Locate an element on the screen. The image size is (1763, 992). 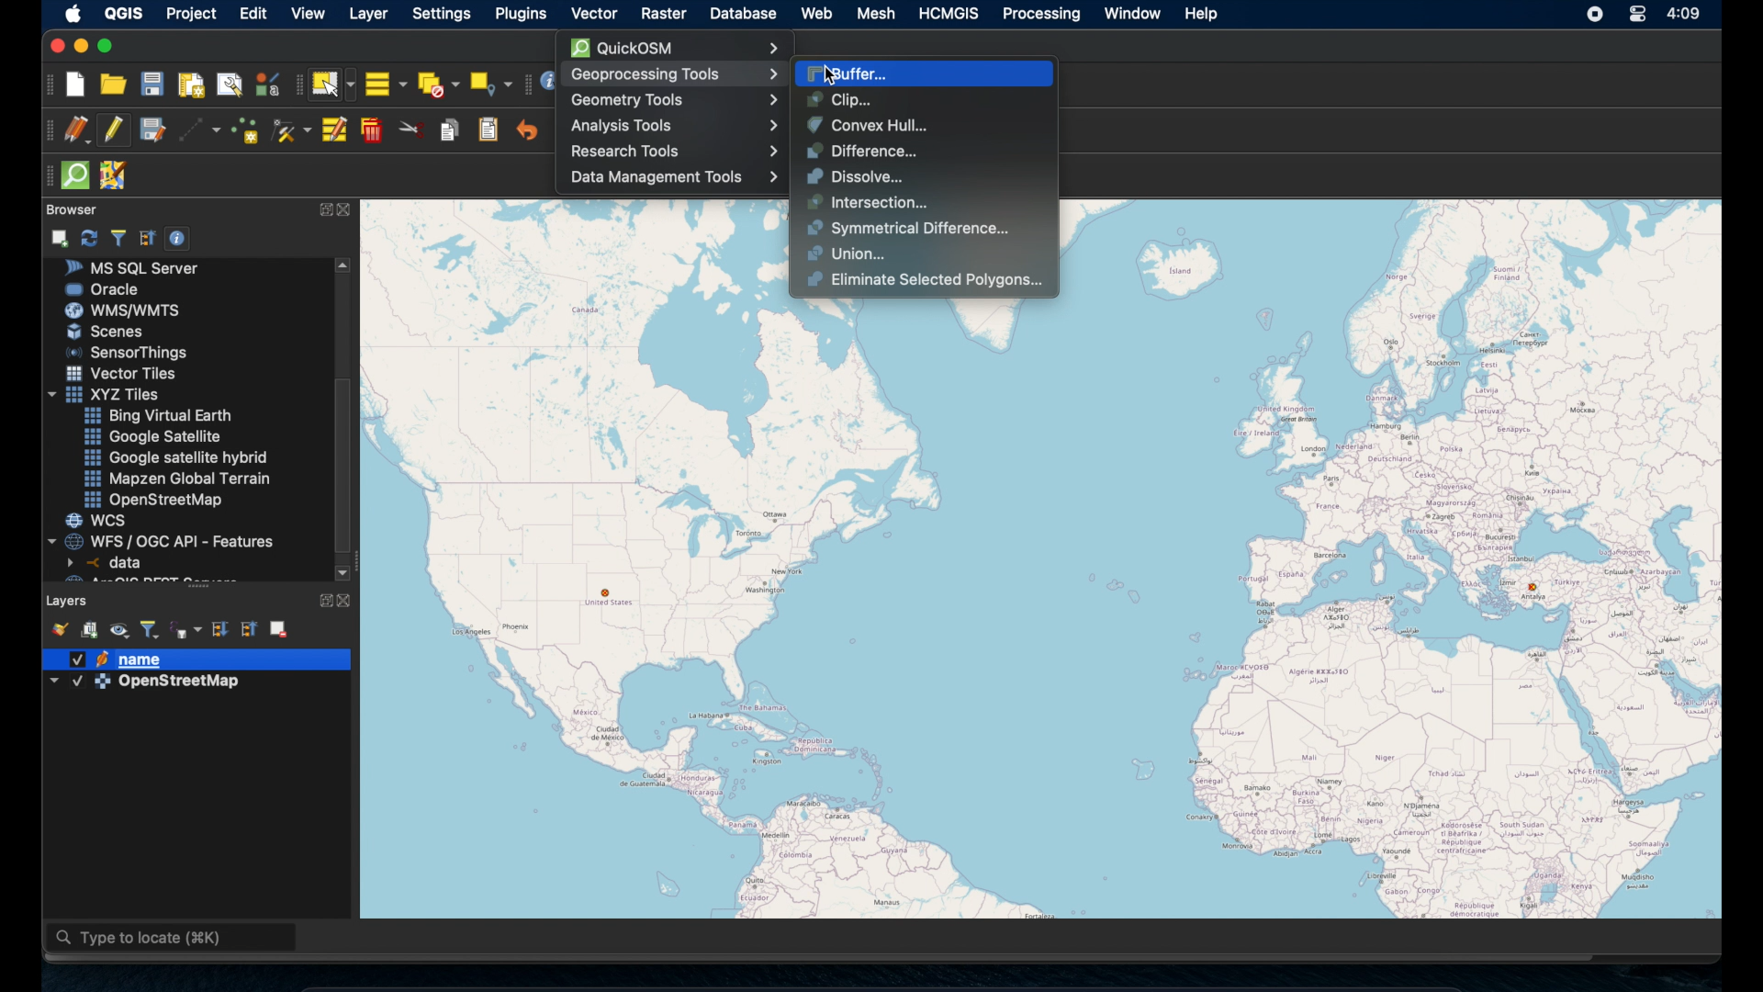
hidden text is located at coordinates (136, 579).